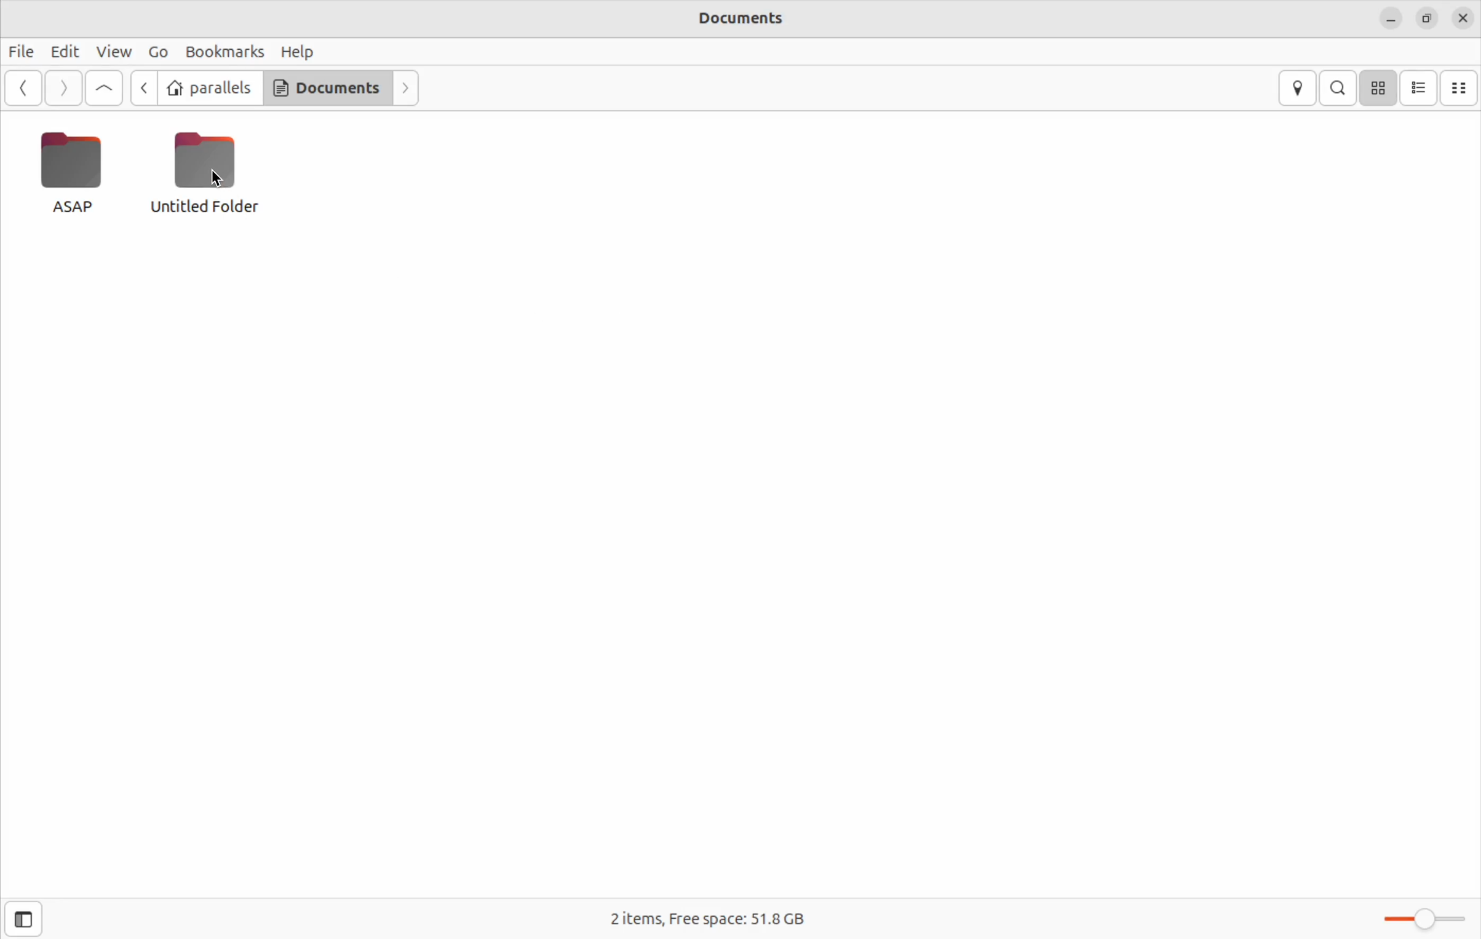 Image resolution: width=1481 pixels, height=939 pixels. What do you see at coordinates (25, 90) in the screenshot?
I see `back` at bounding box center [25, 90].